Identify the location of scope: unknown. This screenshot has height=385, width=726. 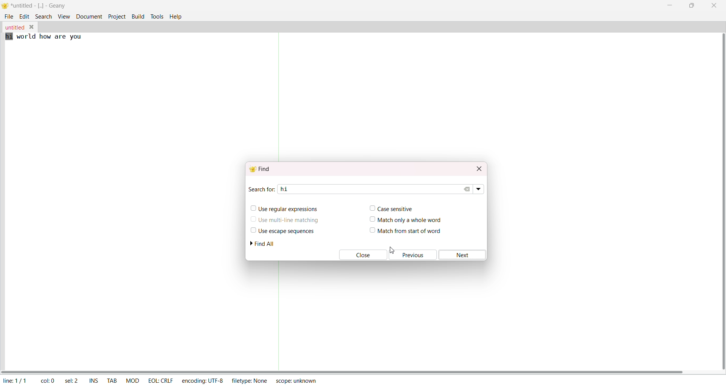
(295, 380).